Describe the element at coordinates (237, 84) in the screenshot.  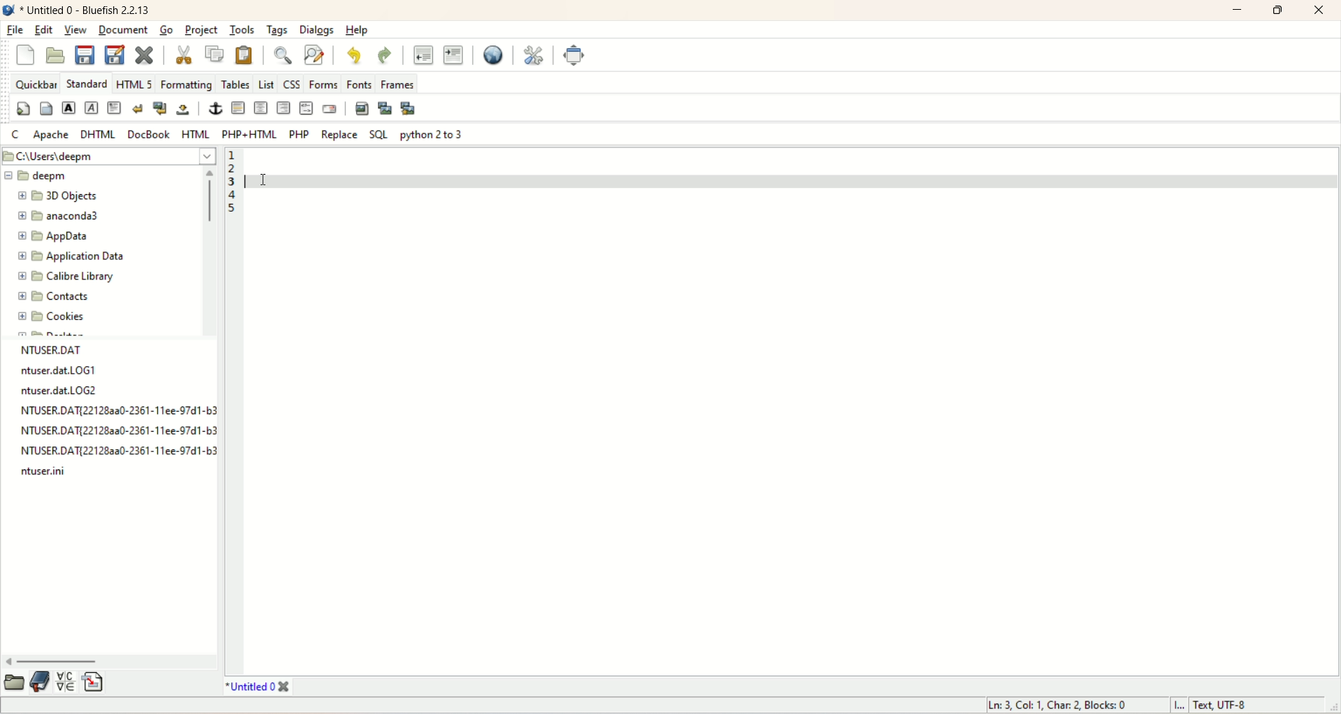
I see `tables` at that location.